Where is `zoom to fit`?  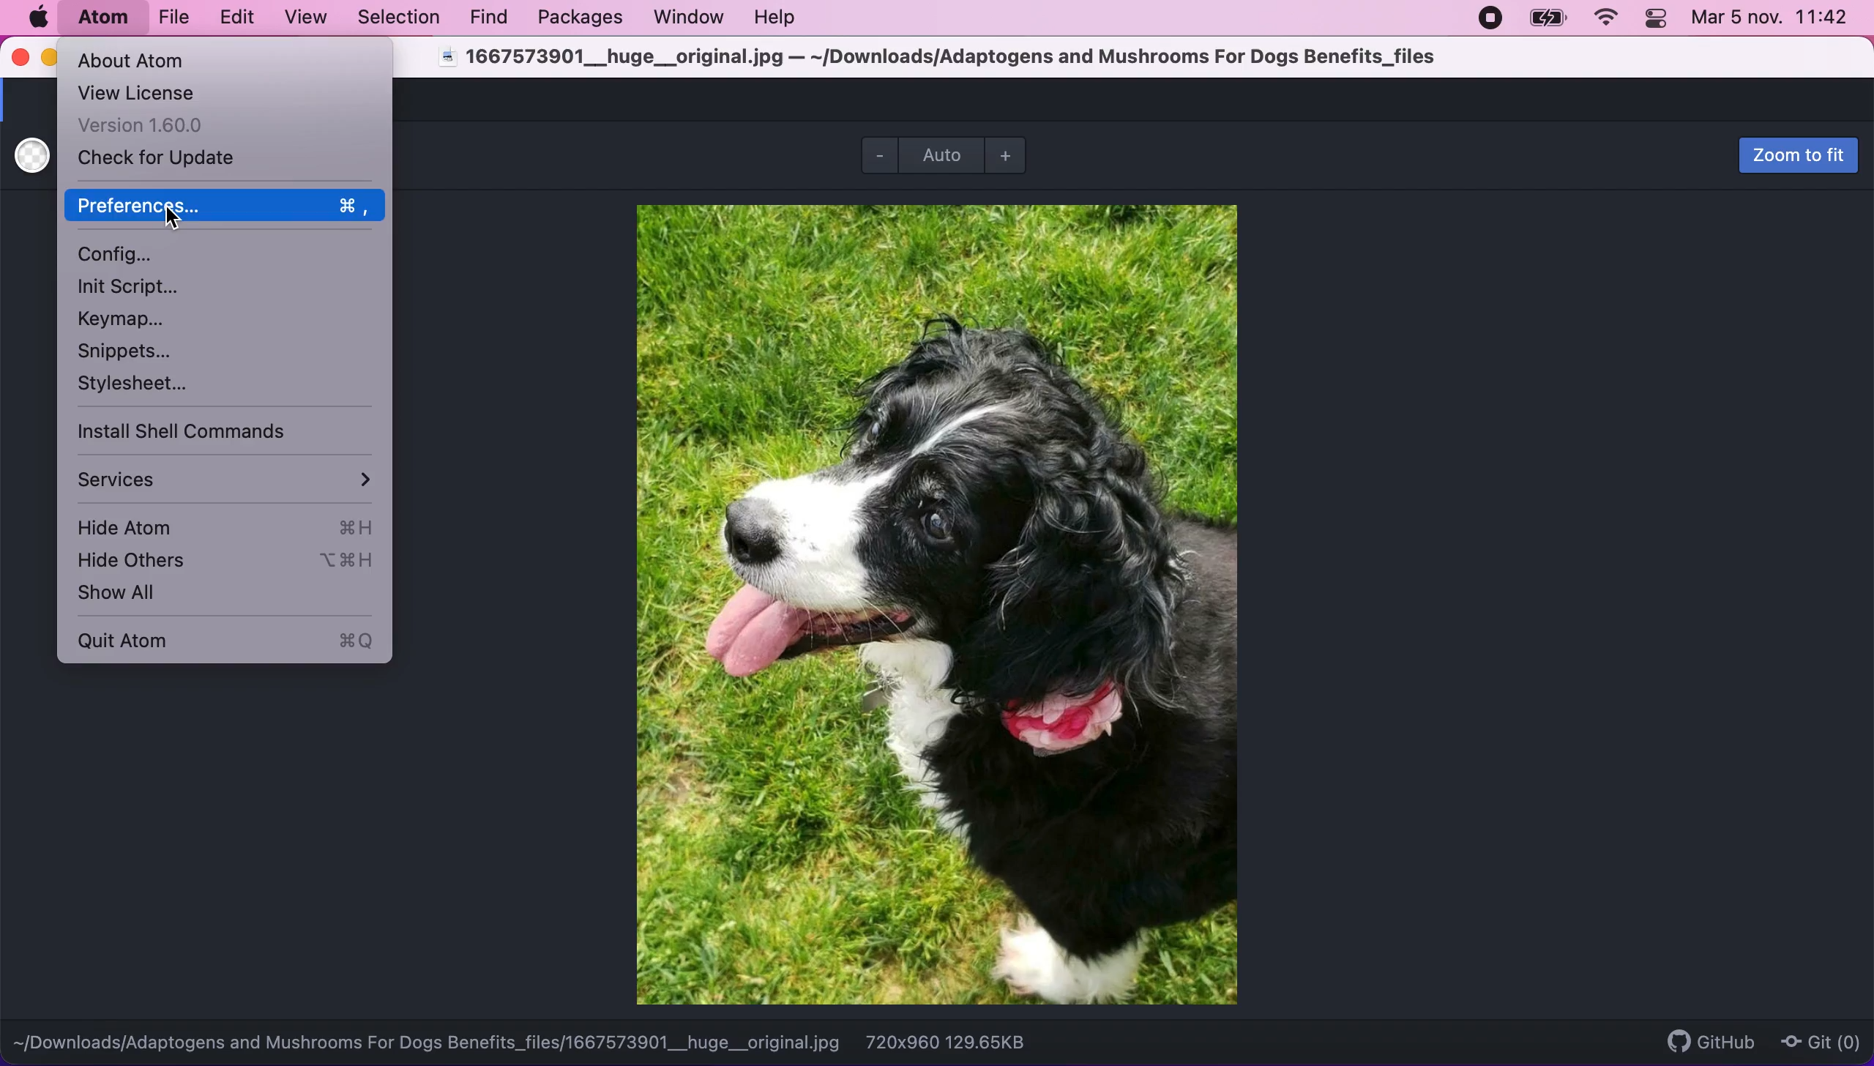
zoom to fit is located at coordinates (1792, 160).